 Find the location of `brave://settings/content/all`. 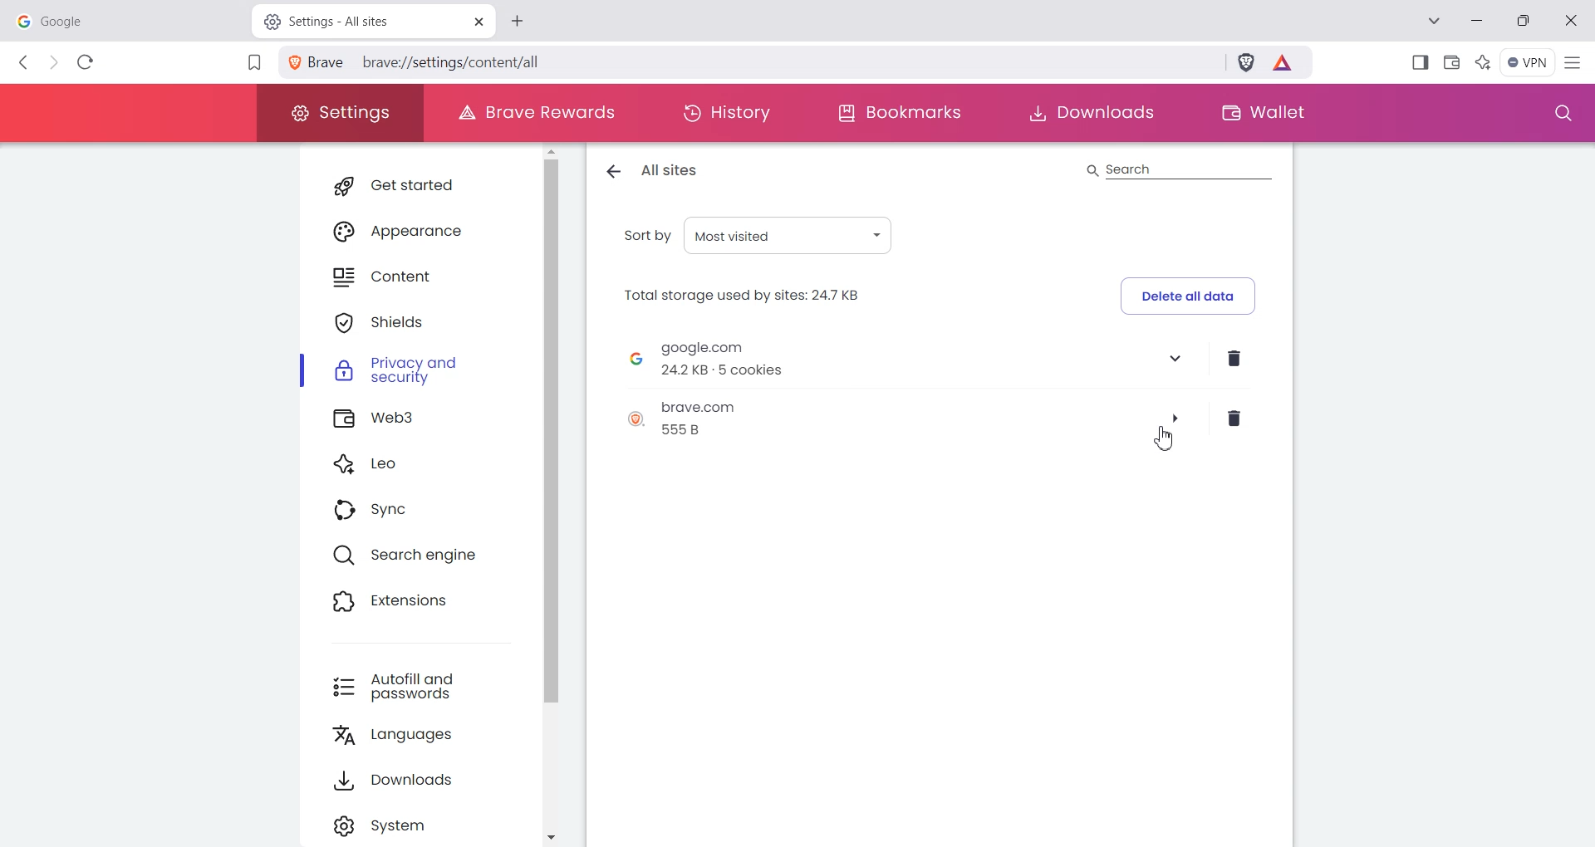

brave://settings/content/all is located at coordinates (459, 61).